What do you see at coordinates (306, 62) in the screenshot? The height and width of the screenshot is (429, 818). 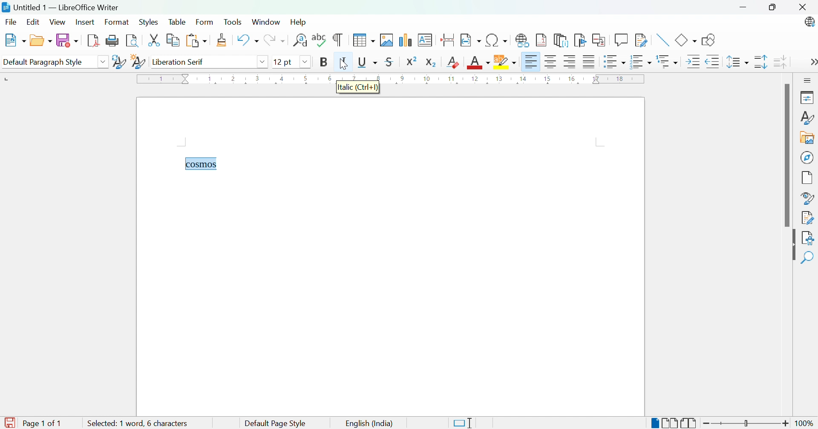 I see `Drop down` at bounding box center [306, 62].